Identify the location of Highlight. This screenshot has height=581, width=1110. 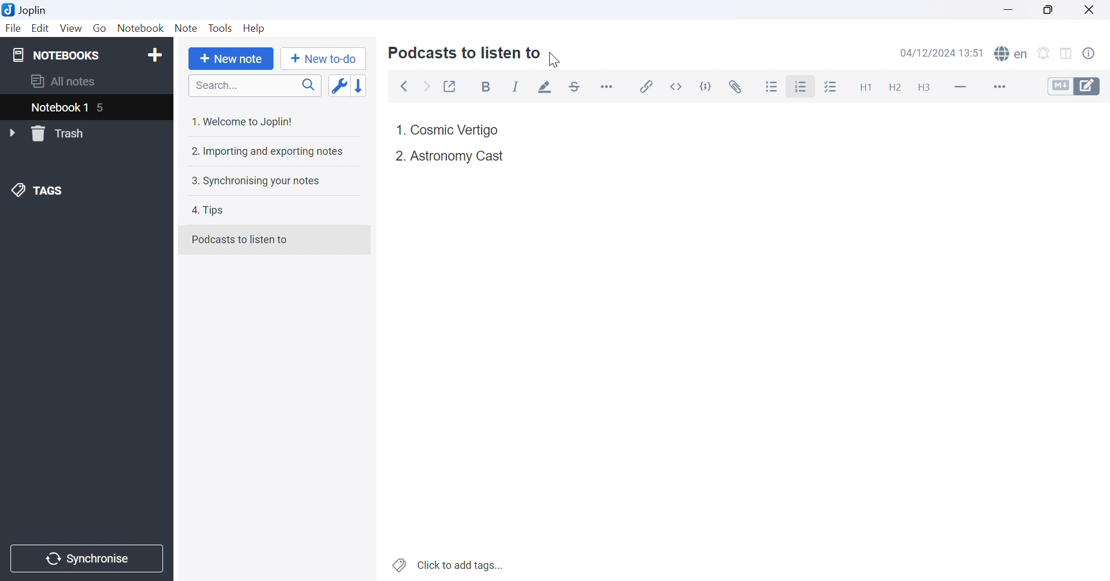
(546, 87).